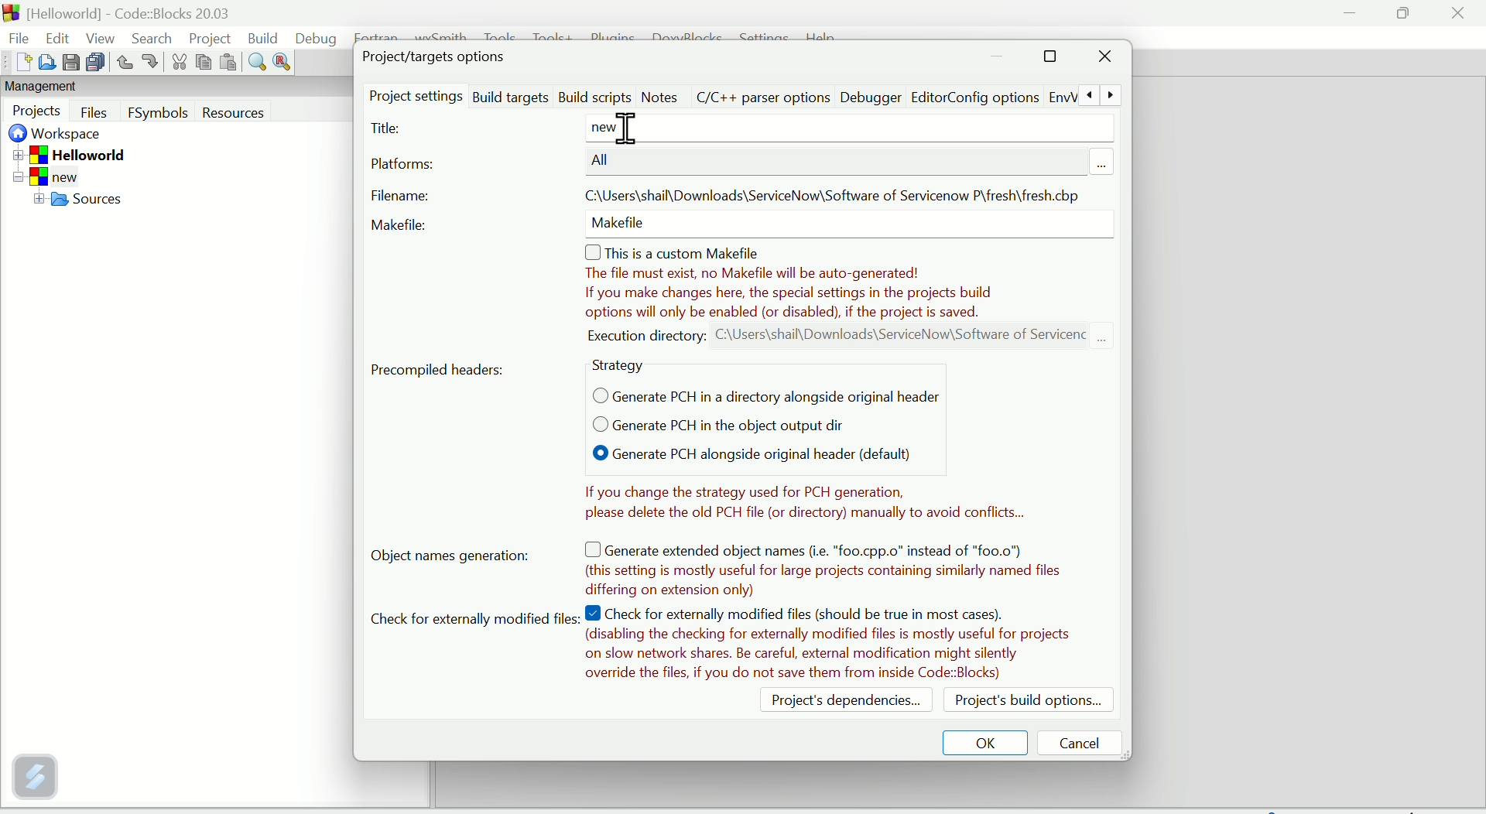  I want to click on Note, so click(848, 292).